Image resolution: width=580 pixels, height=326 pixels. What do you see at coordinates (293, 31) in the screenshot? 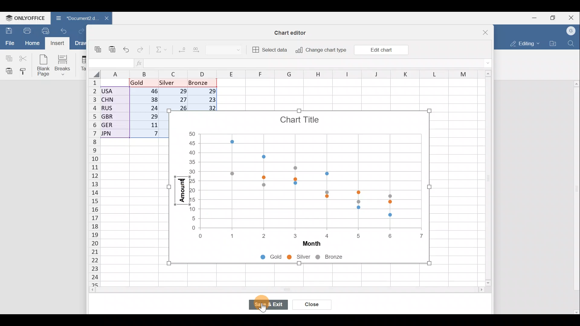
I see `Chart editor` at bounding box center [293, 31].